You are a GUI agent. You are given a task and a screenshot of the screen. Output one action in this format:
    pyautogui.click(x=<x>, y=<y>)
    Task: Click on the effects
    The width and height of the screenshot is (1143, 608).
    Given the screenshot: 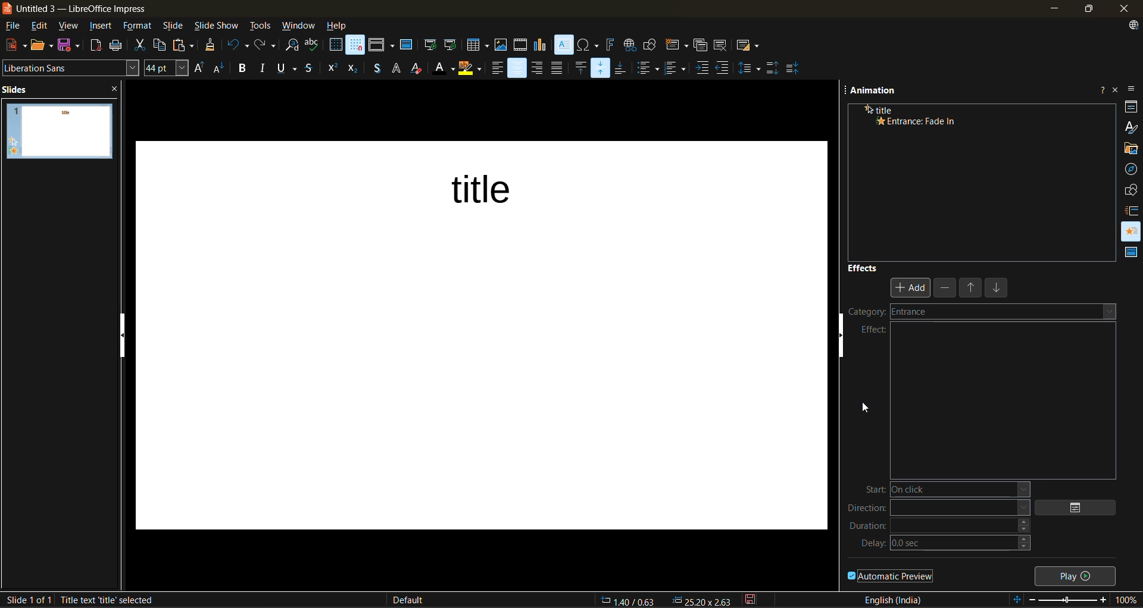 What is the action you would take?
    pyautogui.click(x=863, y=268)
    